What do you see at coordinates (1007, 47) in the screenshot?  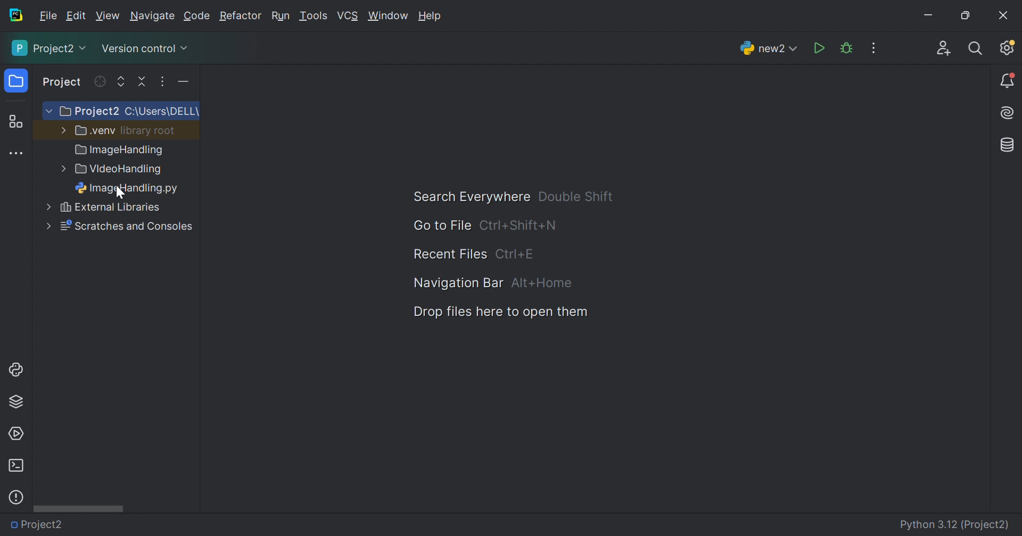 I see `Updates available. IDE and Project Settings.` at bounding box center [1007, 47].